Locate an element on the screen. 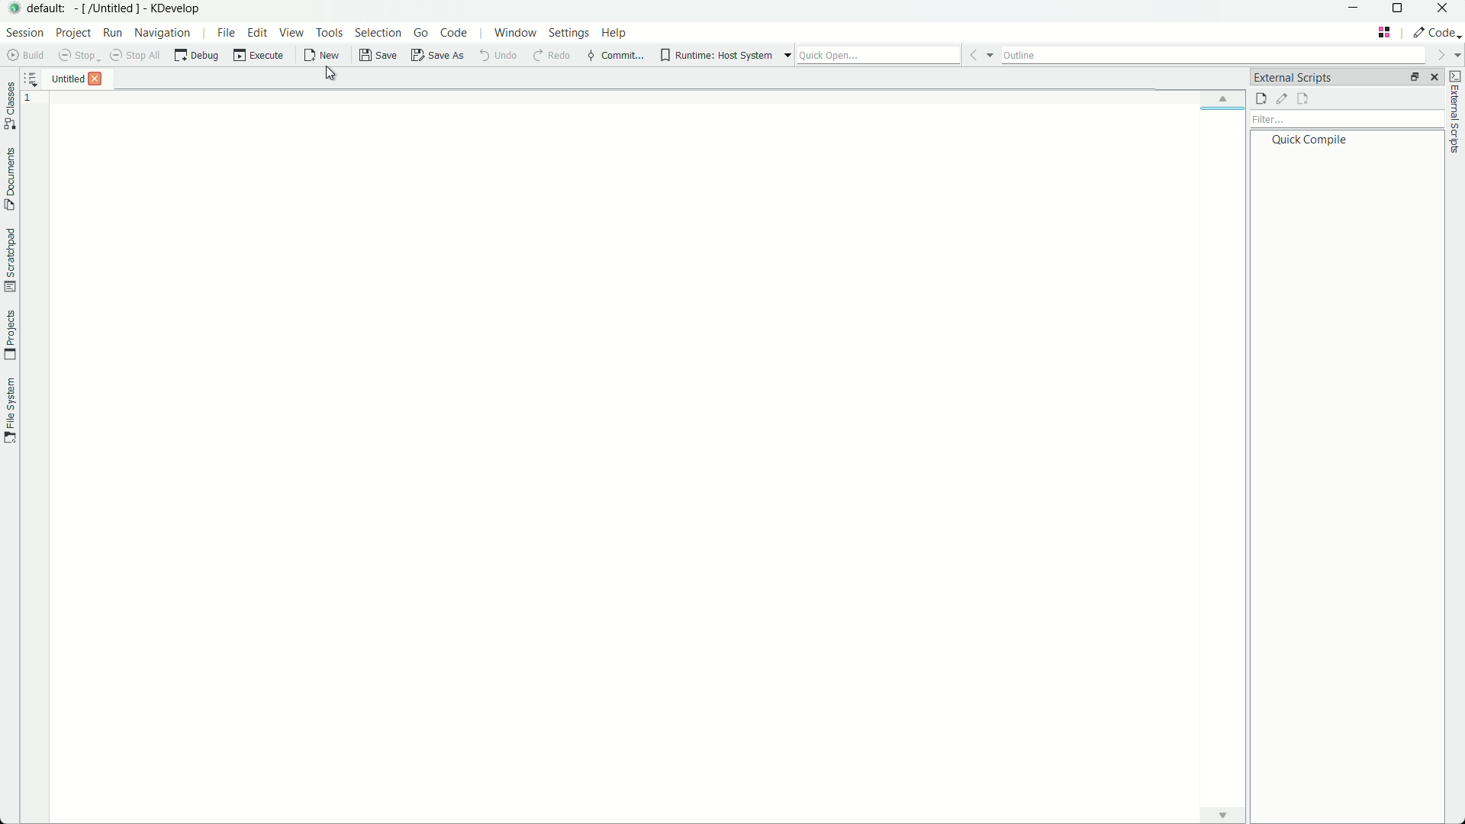 The height and width of the screenshot is (824, 1465). outline bar is located at coordinates (1230, 56).